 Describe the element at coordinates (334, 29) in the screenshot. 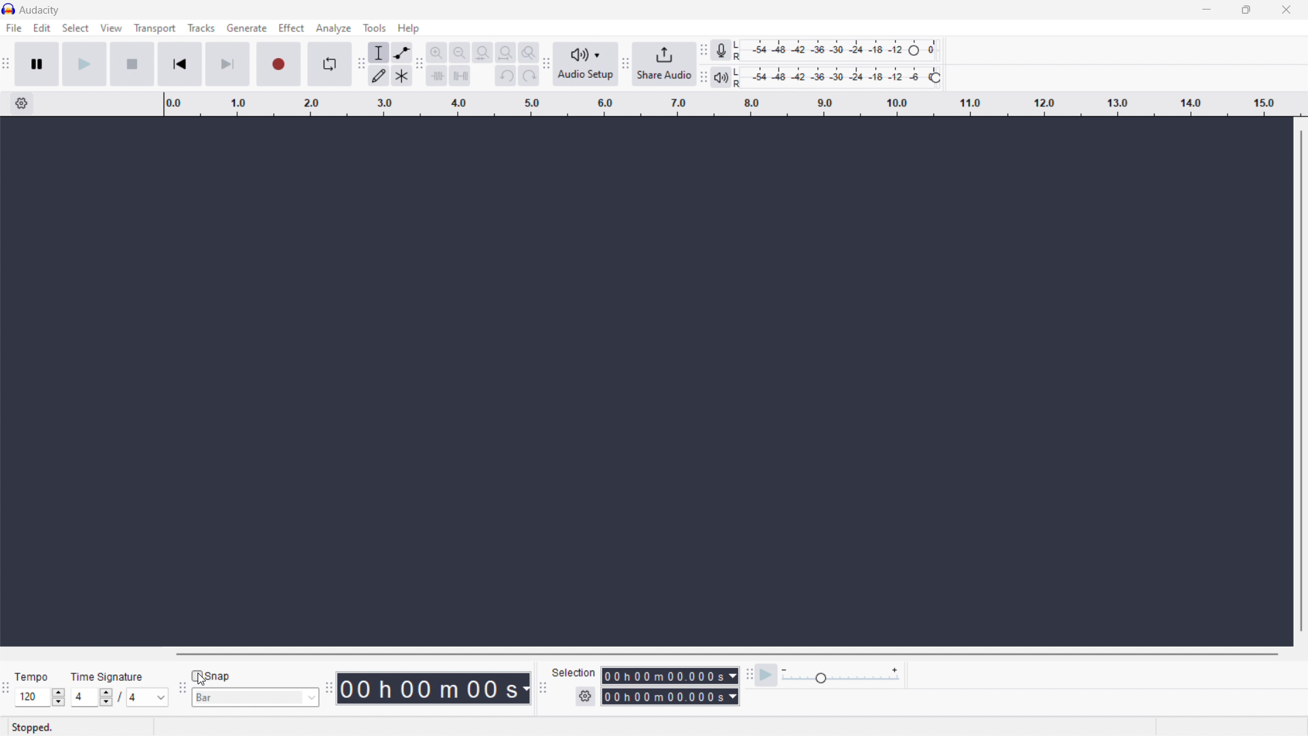

I see `analyze` at that location.